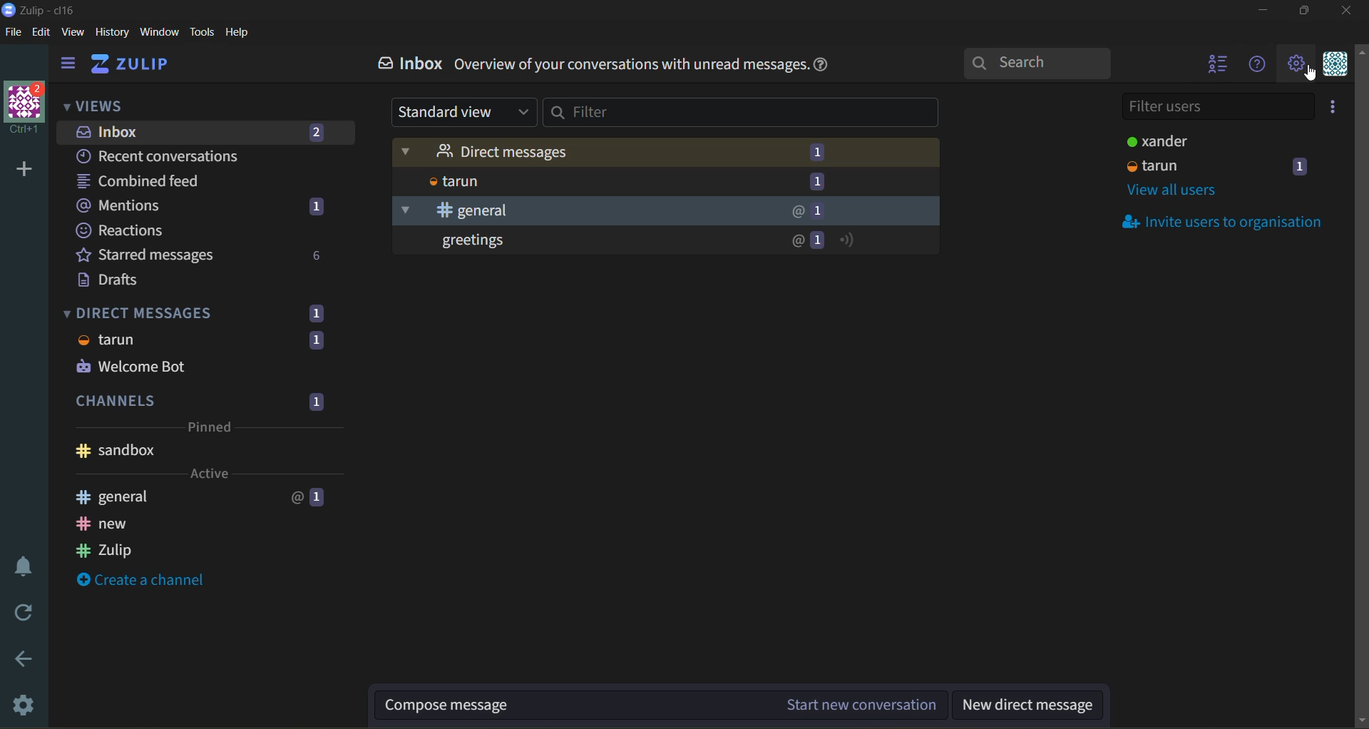  What do you see at coordinates (24, 661) in the screenshot?
I see `go back` at bounding box center [24, 661].